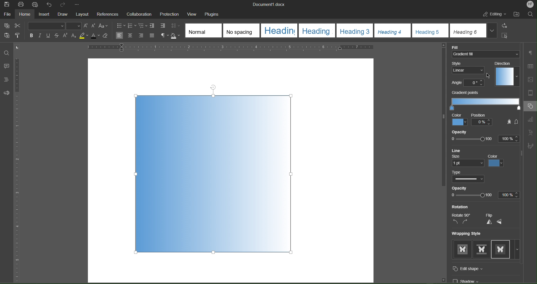 The width and height of the screenshot is (537, 284). I want to click on Search, so click(531, 14).